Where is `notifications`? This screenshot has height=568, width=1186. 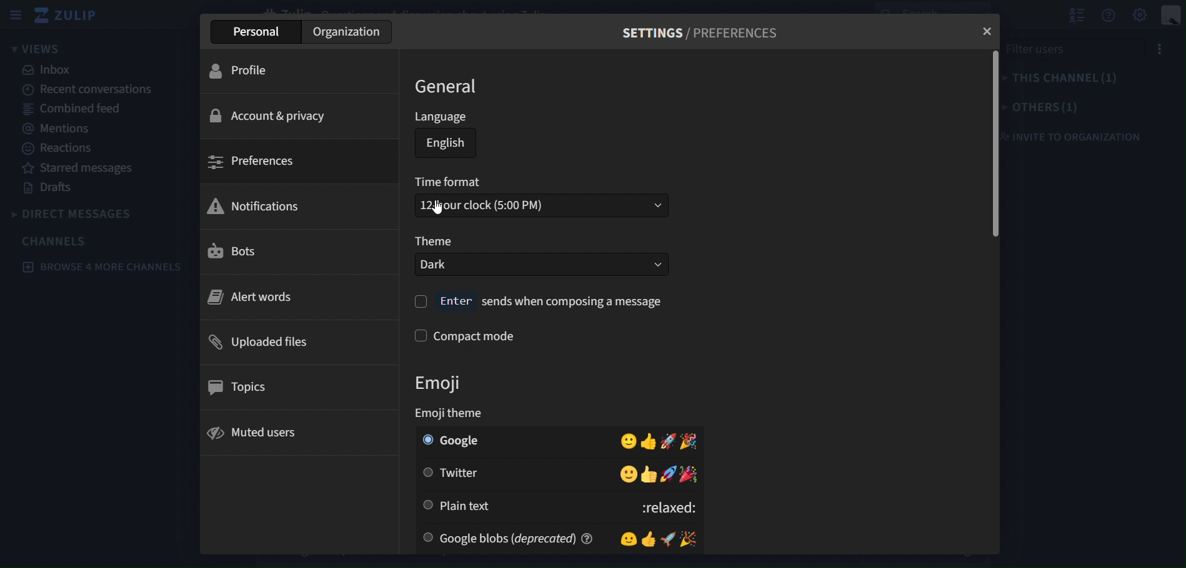 notifications is located at coordinates (296, 206).